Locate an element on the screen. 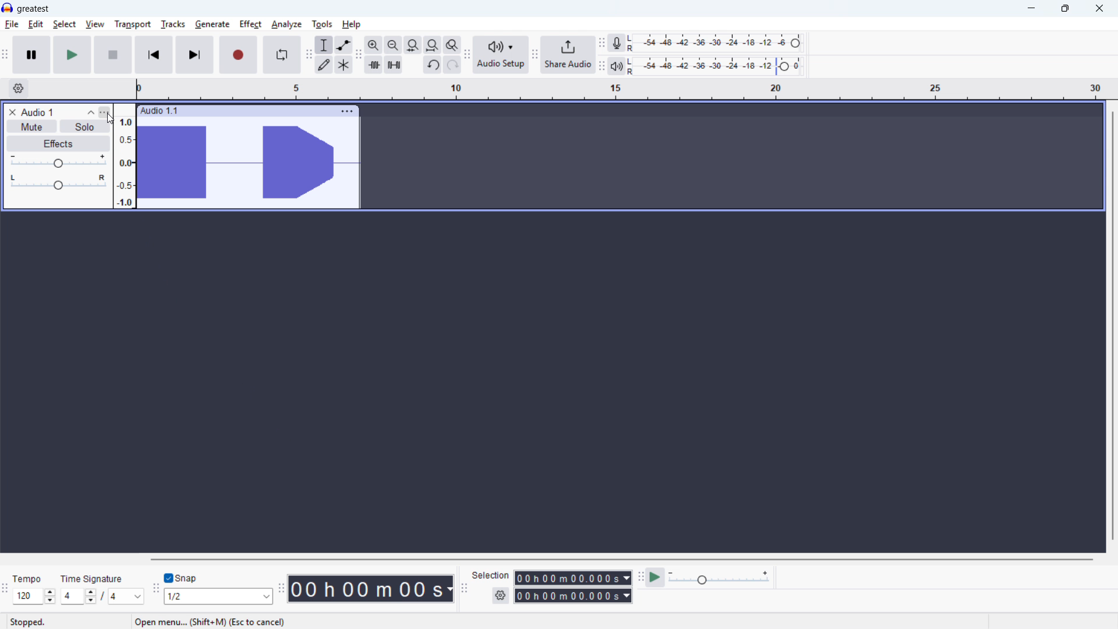 This screenshot has width=1118, height=629. toggle zoom is located at coordinates (452, 45).